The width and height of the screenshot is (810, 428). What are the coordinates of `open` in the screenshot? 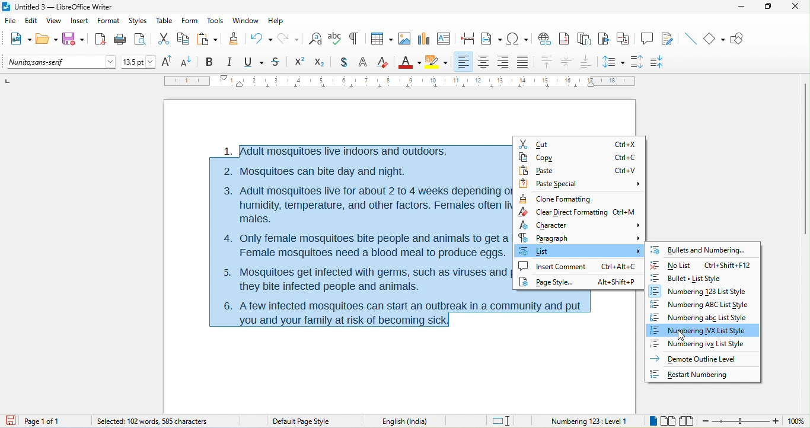 It's located at (47, 40).